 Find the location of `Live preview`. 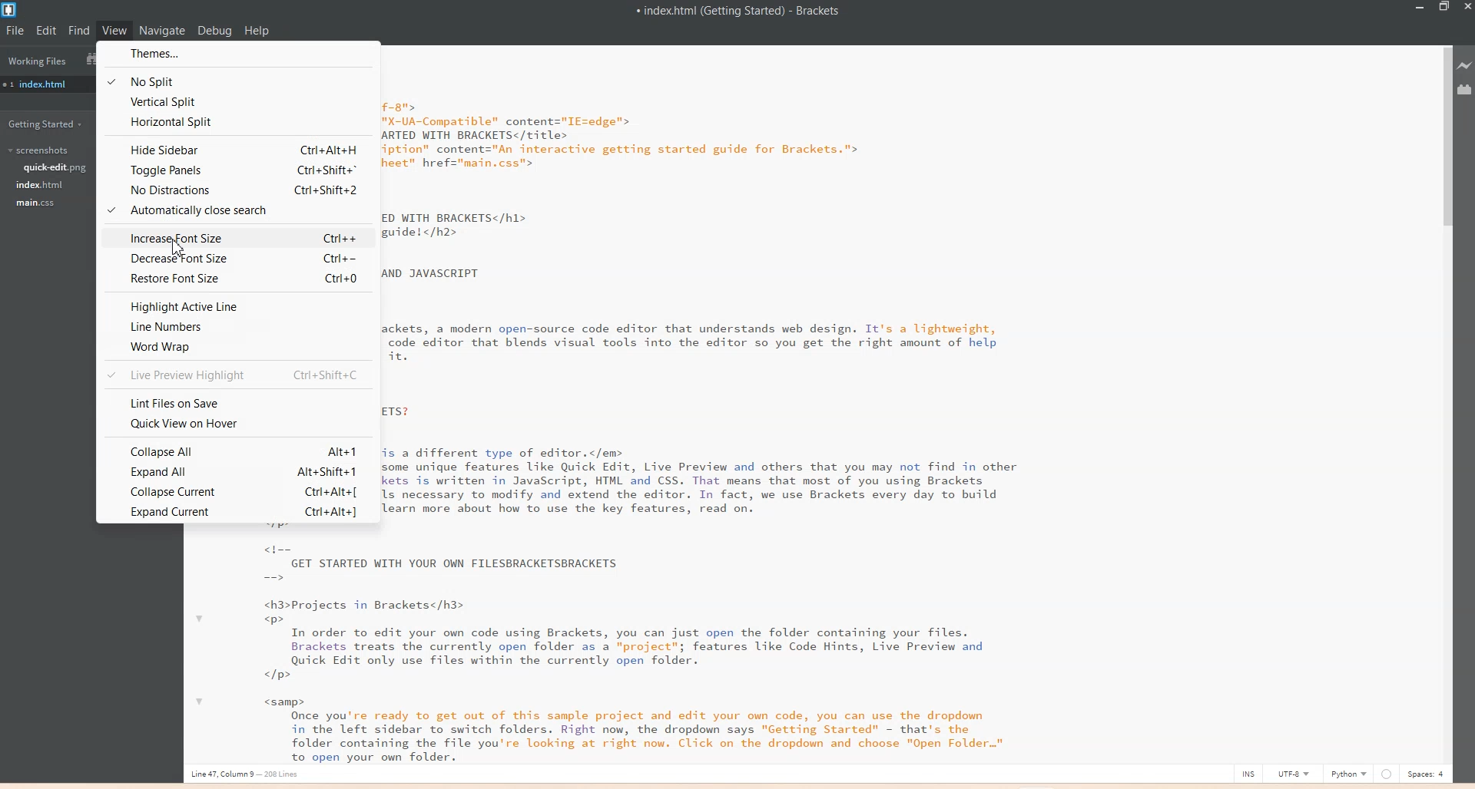

Live preview is located at coordinates (1465, 67).